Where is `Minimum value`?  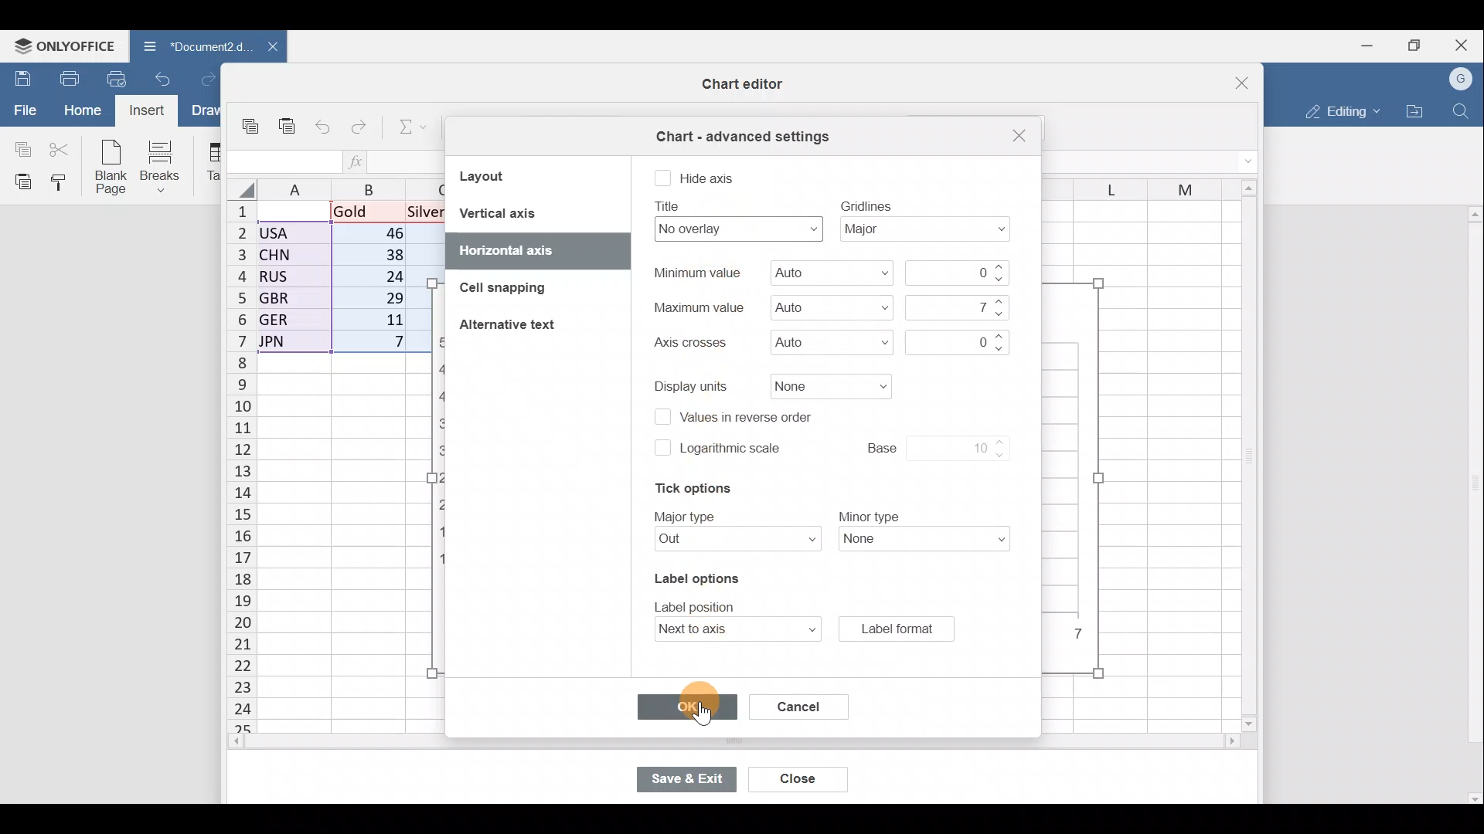 Minimum value is located at coordinates (826, 276).